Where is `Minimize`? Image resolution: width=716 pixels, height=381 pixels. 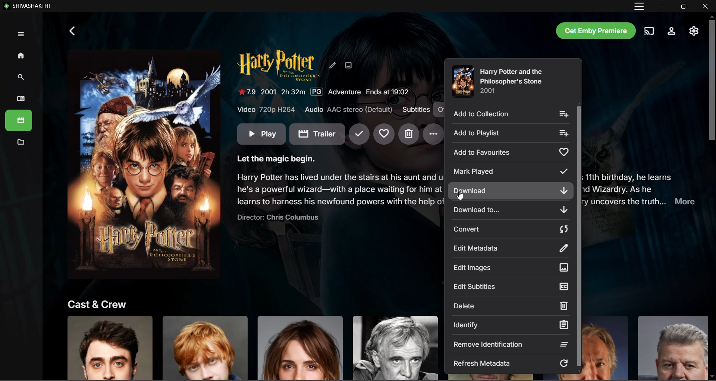
Minimize is located at coordinates (663, 6).